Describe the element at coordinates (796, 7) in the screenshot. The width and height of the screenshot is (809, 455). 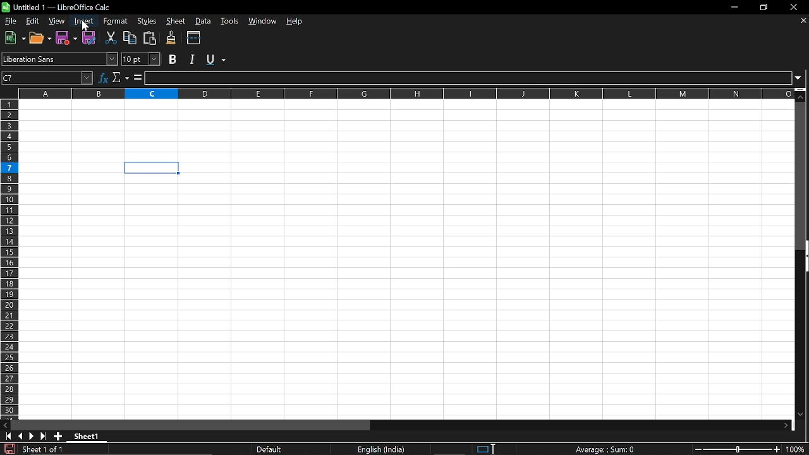
I see `Close ` at that location.